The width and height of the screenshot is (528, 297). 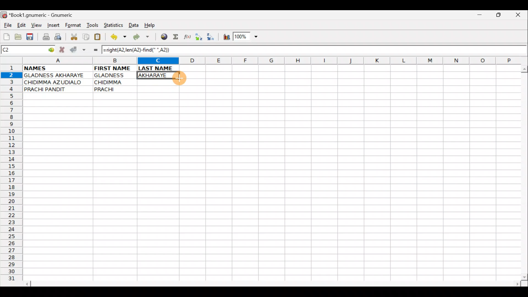 What do you see at coordinates (78, 50) in the screenshot?
I see `Accept change` at bounding box center [78, 50].